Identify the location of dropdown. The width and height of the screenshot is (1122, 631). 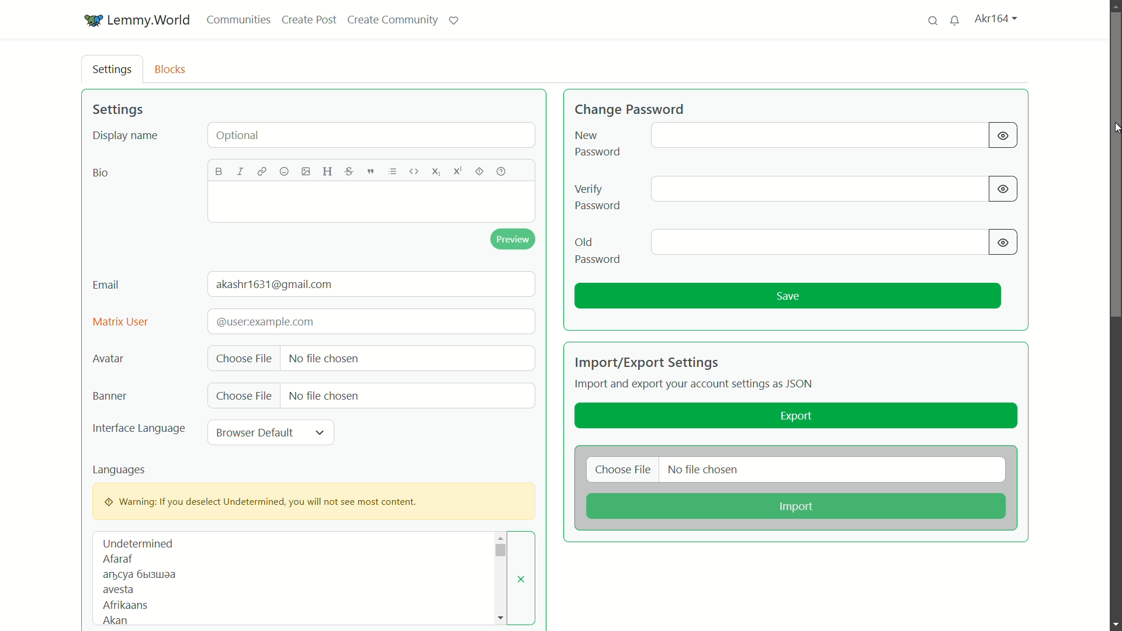
(320, 432).